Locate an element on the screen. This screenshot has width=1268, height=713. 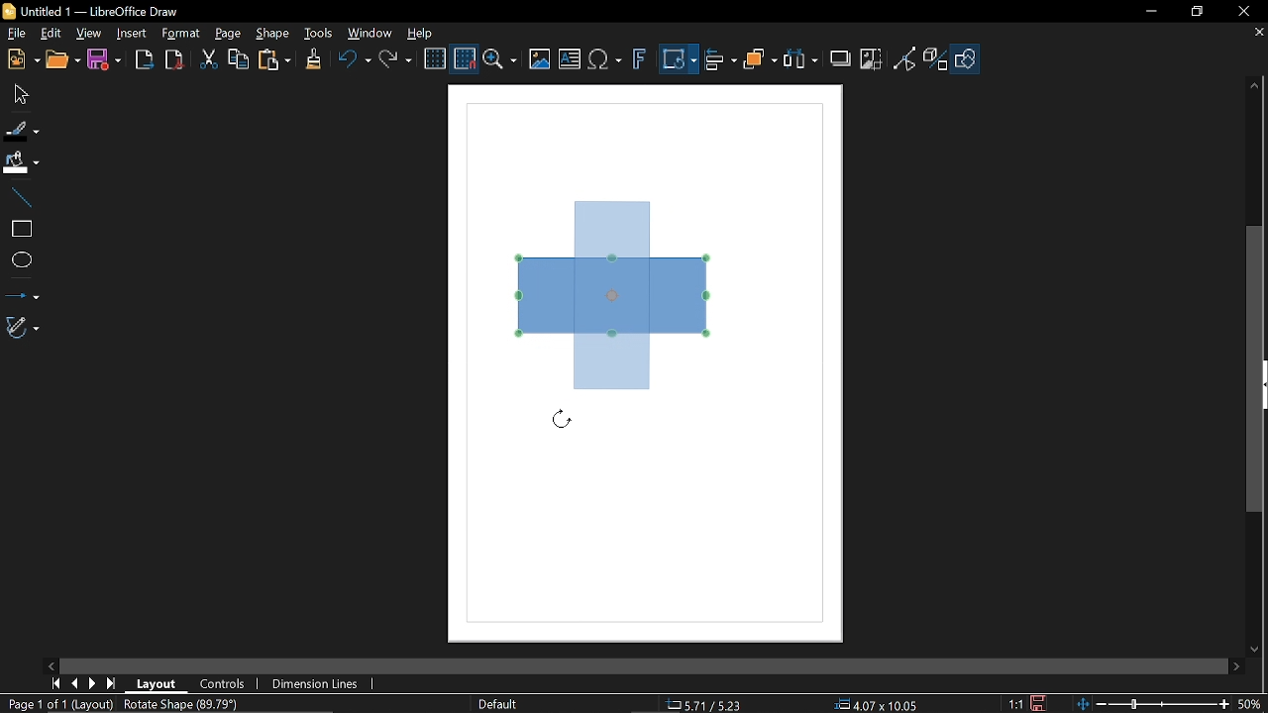
File is located at coordinates (16, 34).